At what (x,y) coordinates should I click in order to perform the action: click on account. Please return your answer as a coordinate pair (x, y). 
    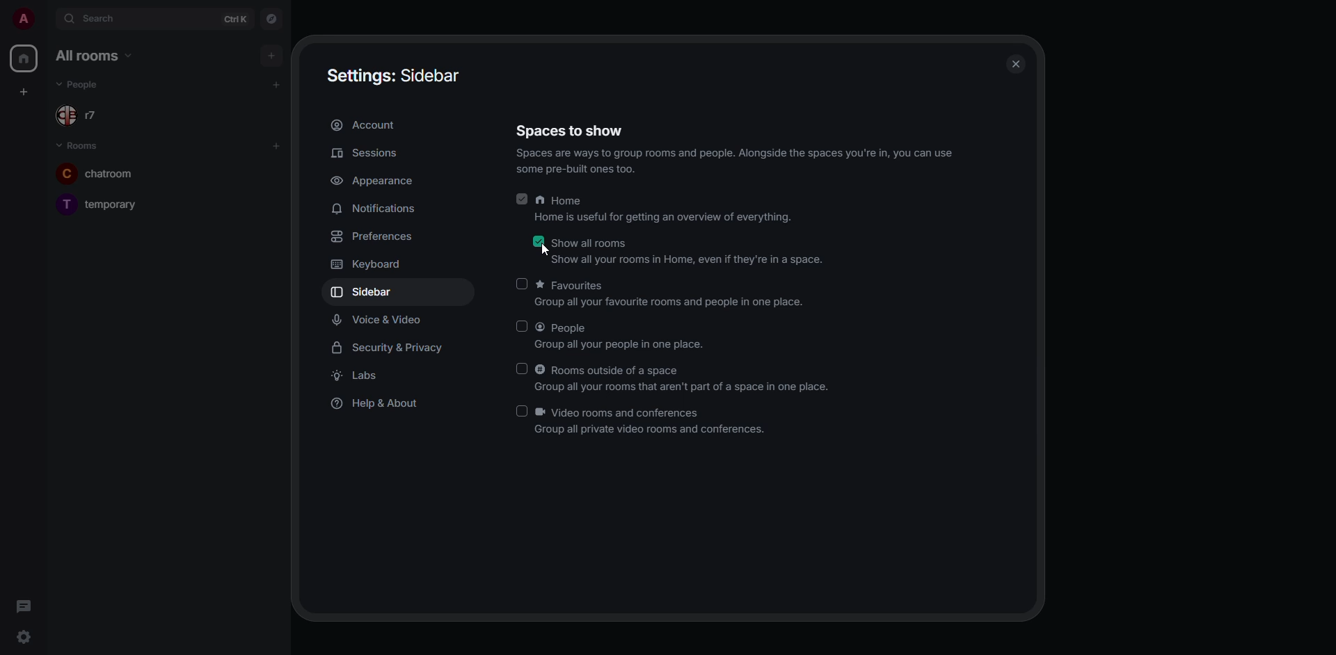
    Looking at the image, I should click on (369, 125).